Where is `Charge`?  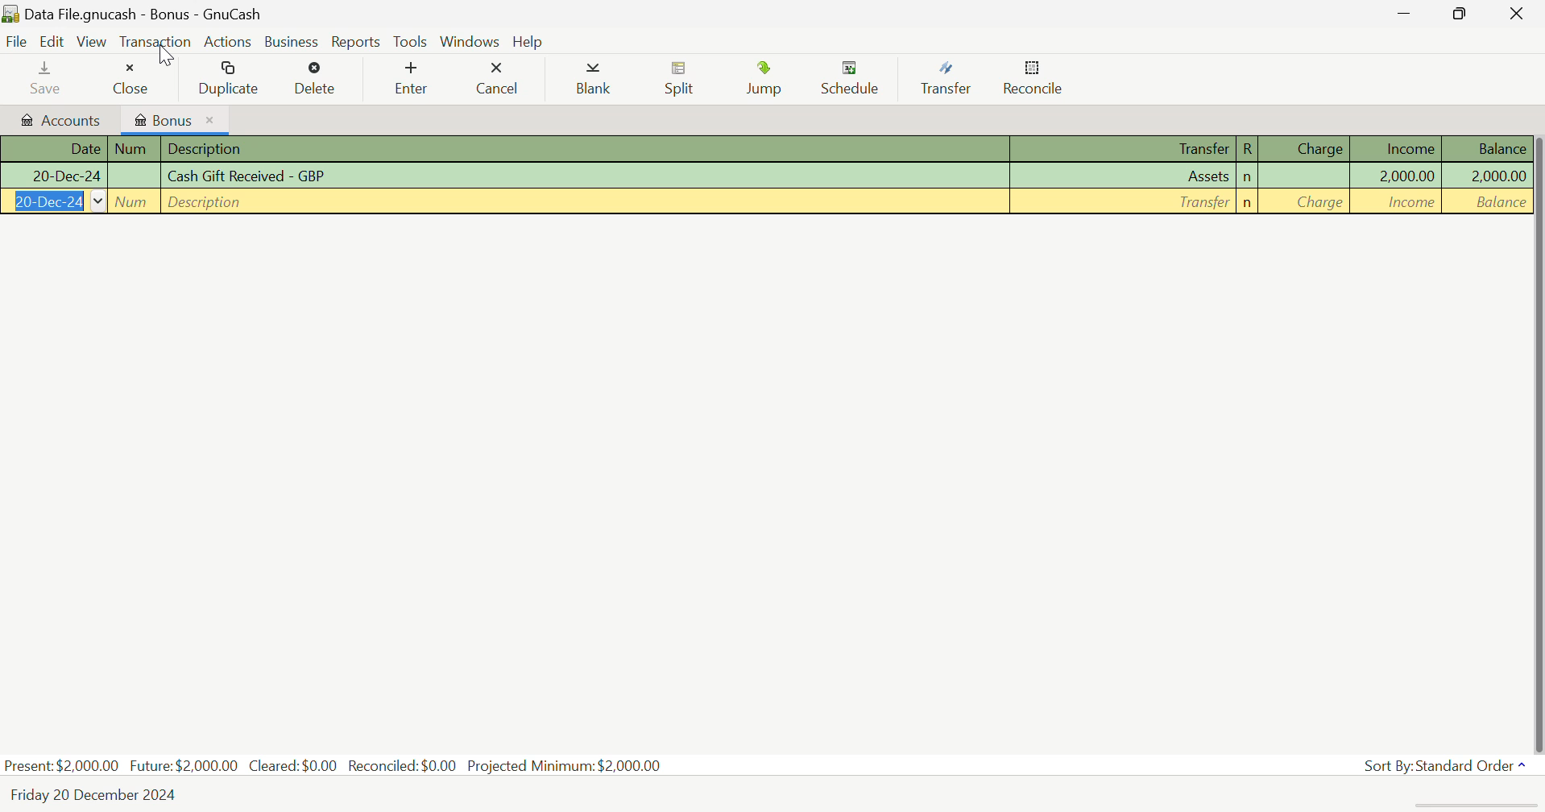
Charge is located at coordinates (1307, 177).